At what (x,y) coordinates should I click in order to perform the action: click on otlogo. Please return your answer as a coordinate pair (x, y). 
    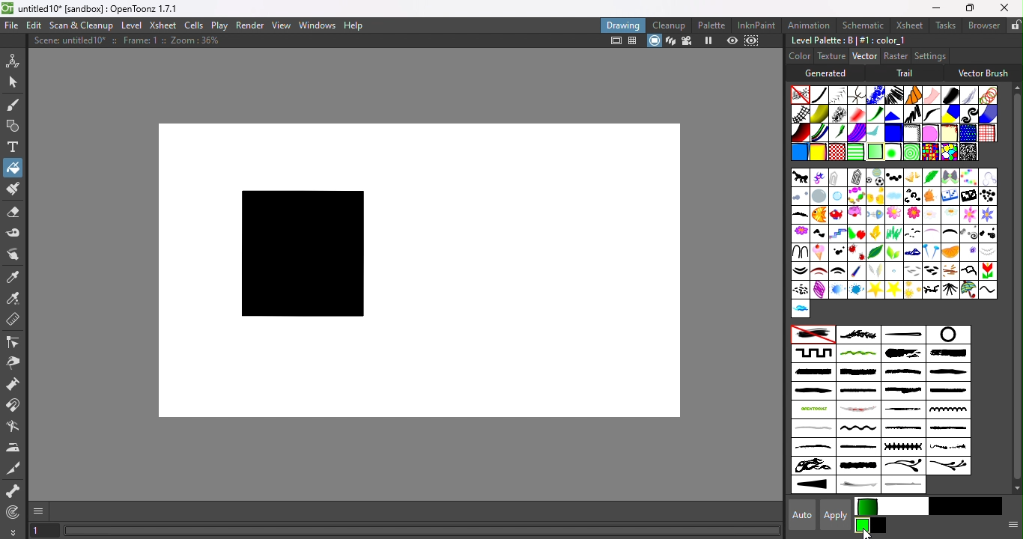
    Looking at the image, I should click on (813, 409).